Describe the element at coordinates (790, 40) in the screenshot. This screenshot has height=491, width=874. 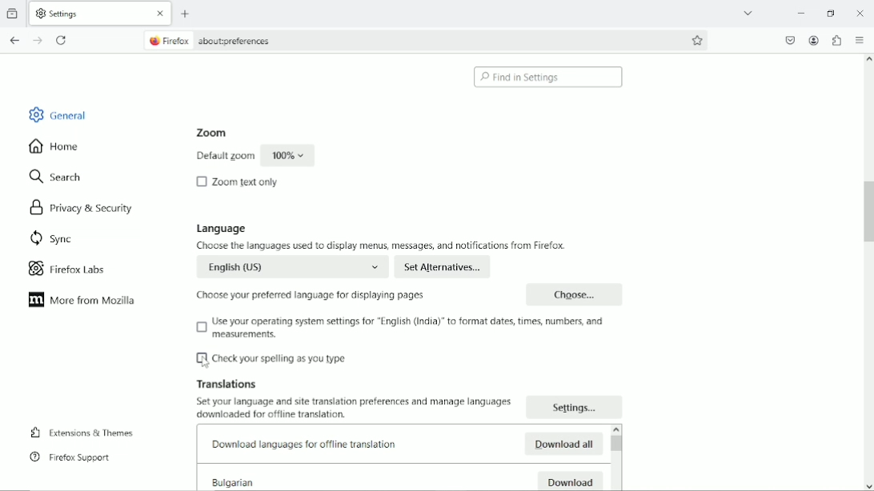
I see `Save to pocket` at that location.